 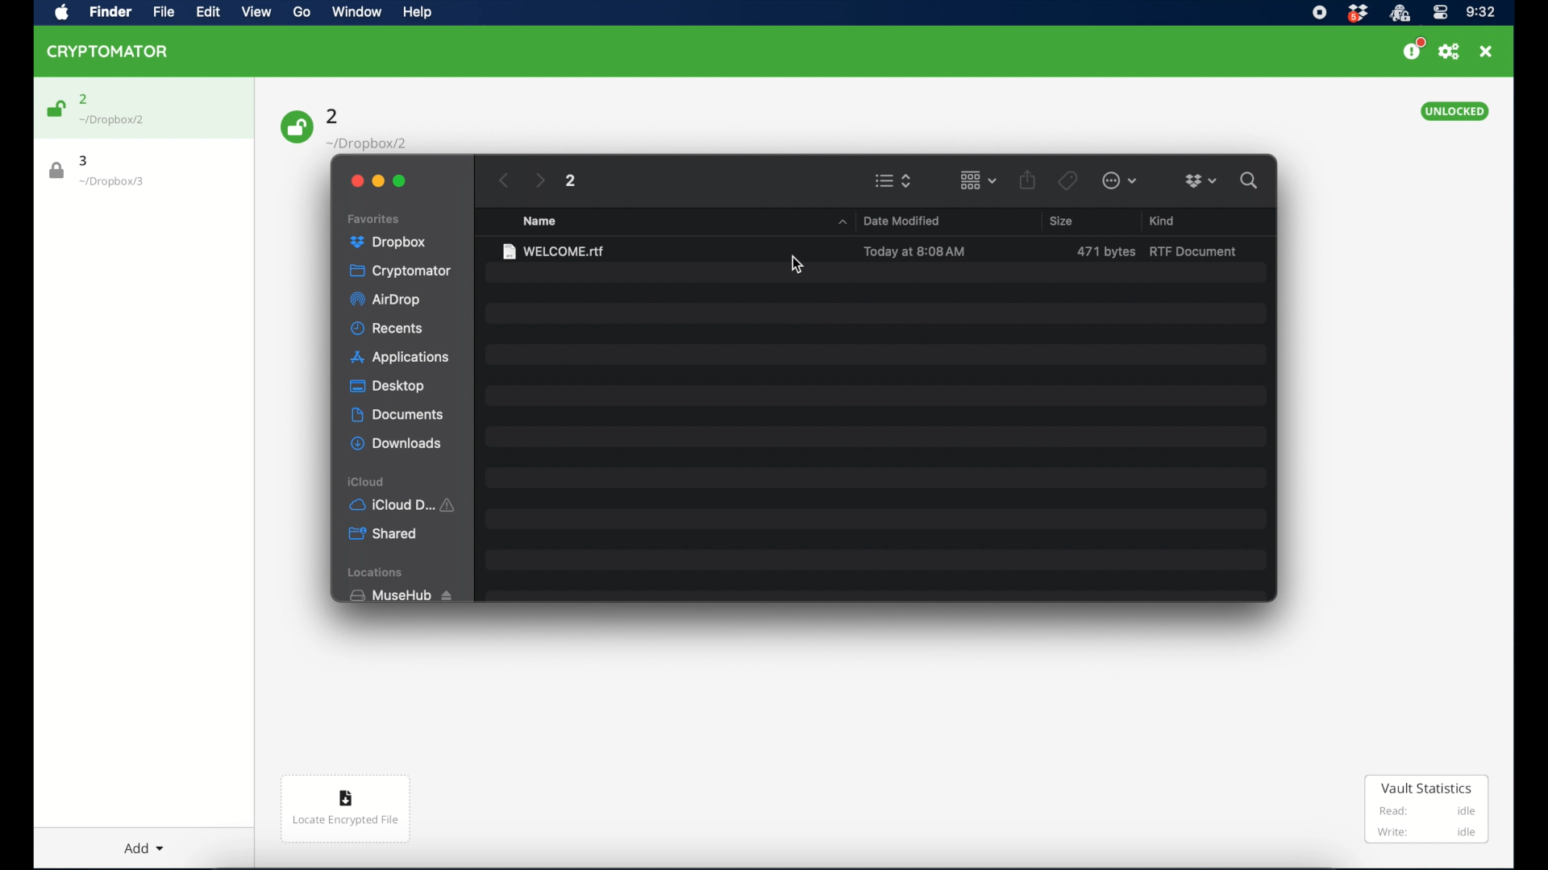 I want to click on minimize, so click(x=377, y=181).